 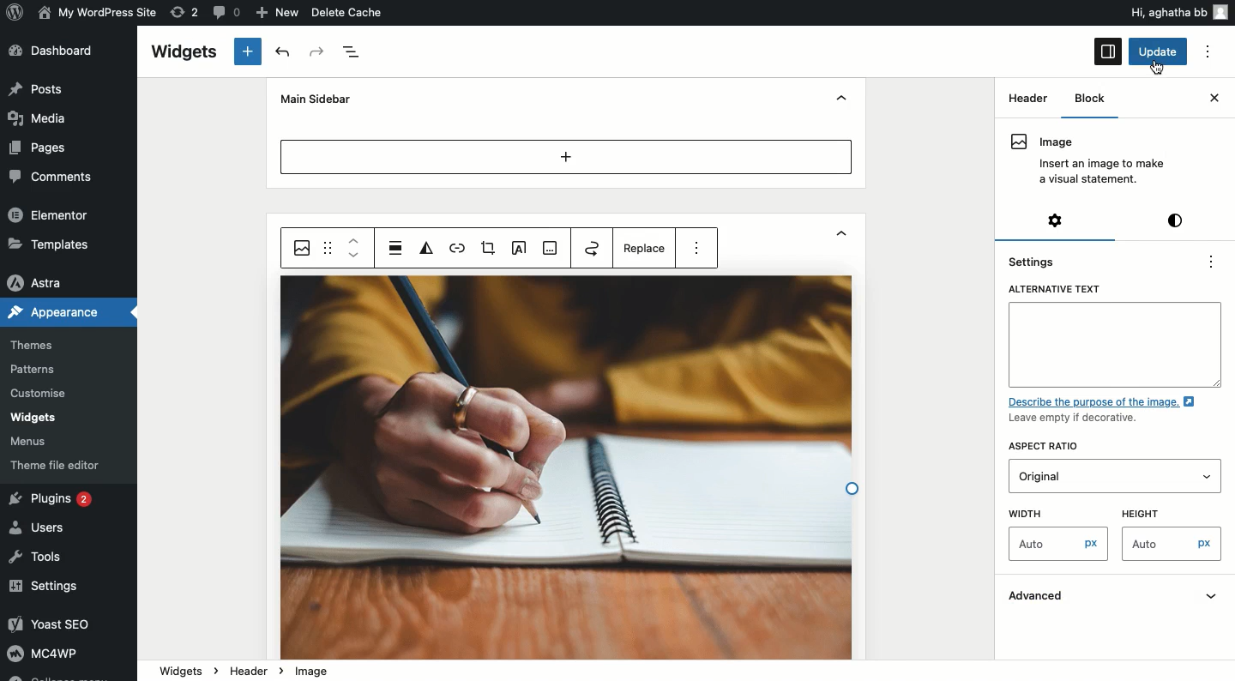 What do you see at coordinates (99, 11) in the screenshot?
I see `Name` at bounding box center [99, 11].